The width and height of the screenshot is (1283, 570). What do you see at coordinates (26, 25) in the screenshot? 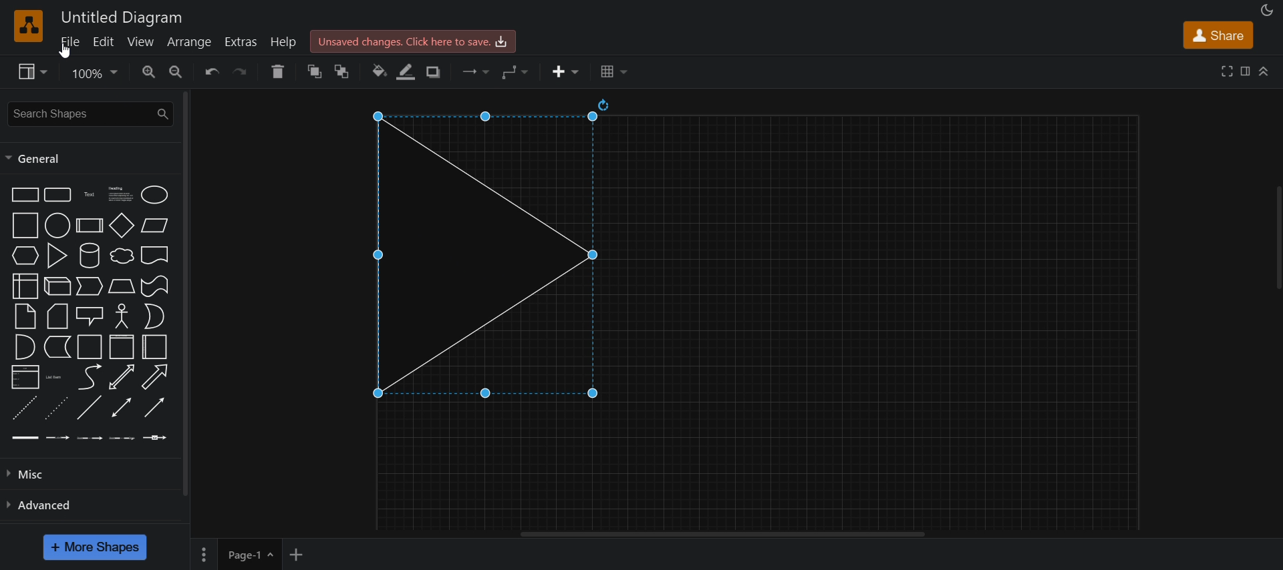
I see `logo` at bounding box center [26, 25].